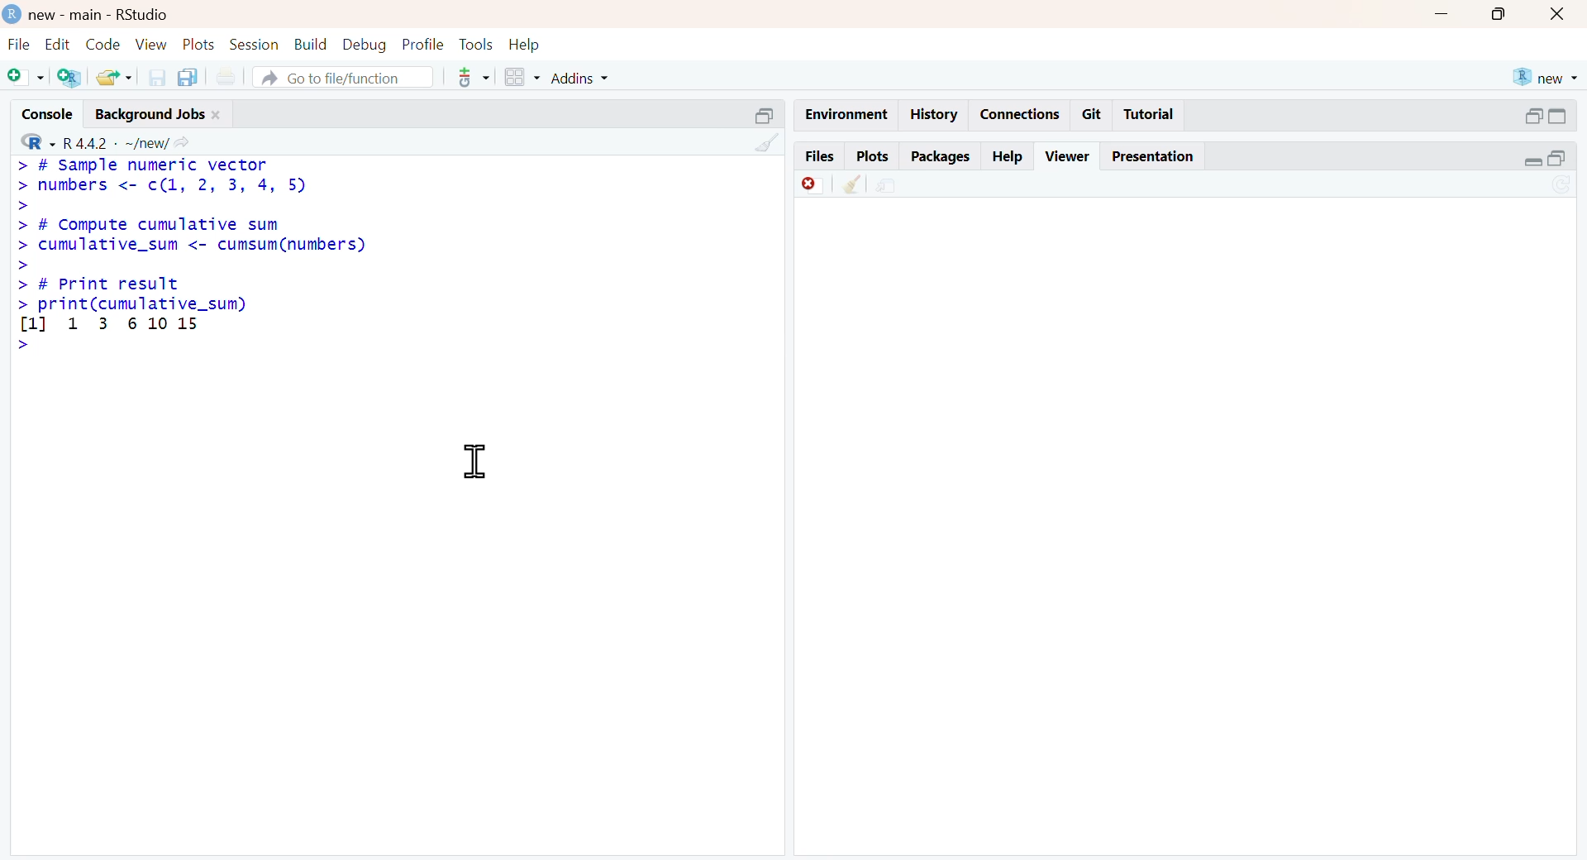 The width and height of the screenshot is (1587, 860). I want to click on Help, so click(1005, 156).